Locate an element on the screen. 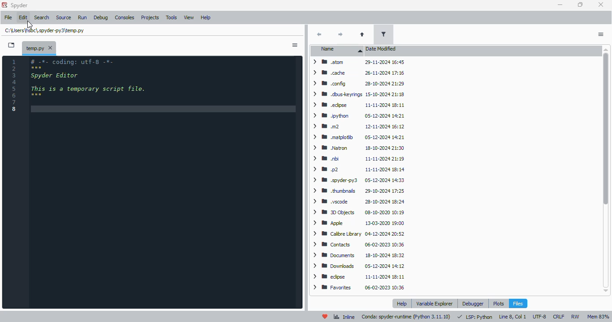 Image resolution: width=612 pixels, height=322 pixels. debug is located at coordinates (101, 18).